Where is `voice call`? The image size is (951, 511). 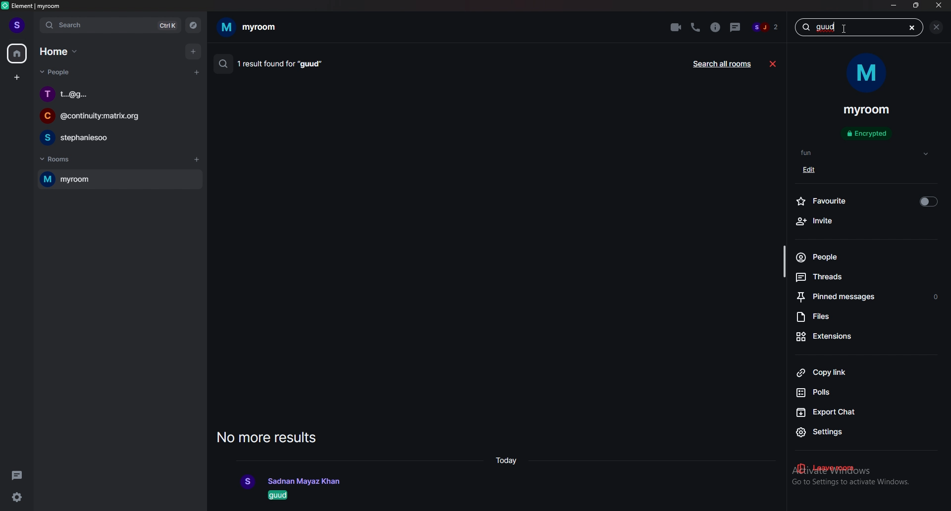 voice call is located at coordinates (694, 27).